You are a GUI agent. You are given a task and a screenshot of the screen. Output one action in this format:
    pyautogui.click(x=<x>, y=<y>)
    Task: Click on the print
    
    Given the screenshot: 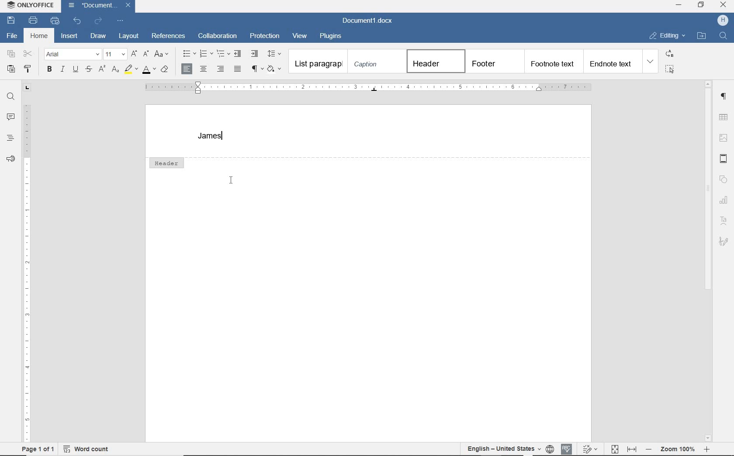 What is the action you would take?
    pyautogui.click(x=35, y=21)
    